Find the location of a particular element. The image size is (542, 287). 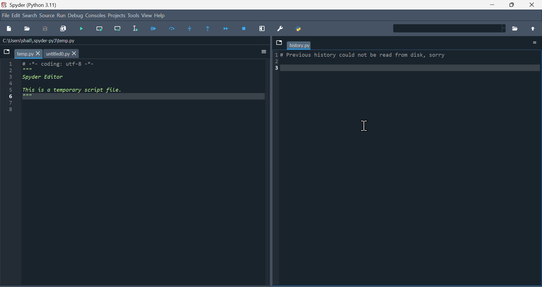

Save as is located at coordinates (47, 29).